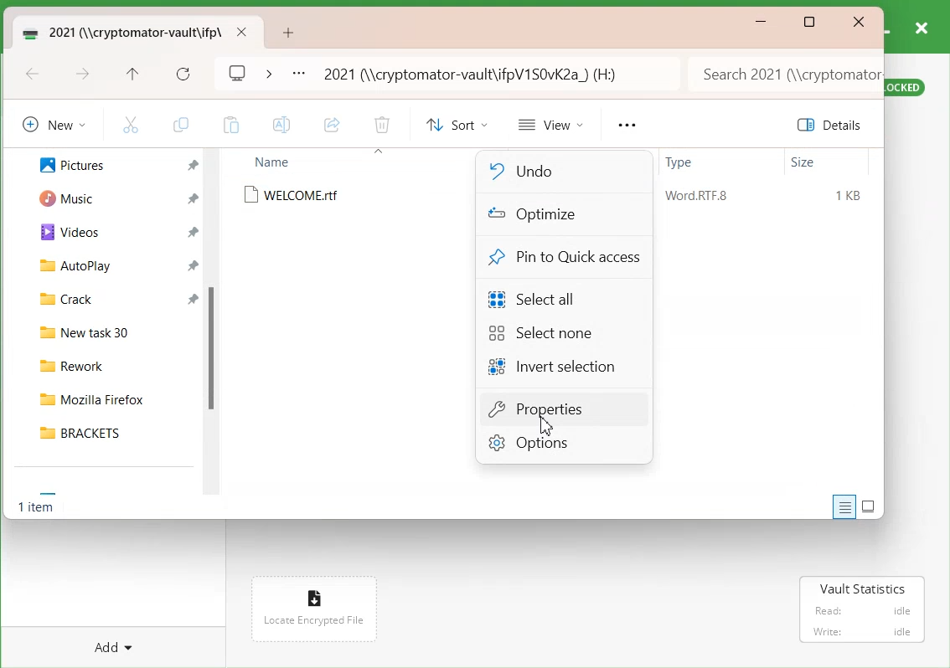 This screenshot has height=668, width=950. What do you see at coordinates (552, 124) in the screenshot?
I see `View` at bounding box center [552, 124].